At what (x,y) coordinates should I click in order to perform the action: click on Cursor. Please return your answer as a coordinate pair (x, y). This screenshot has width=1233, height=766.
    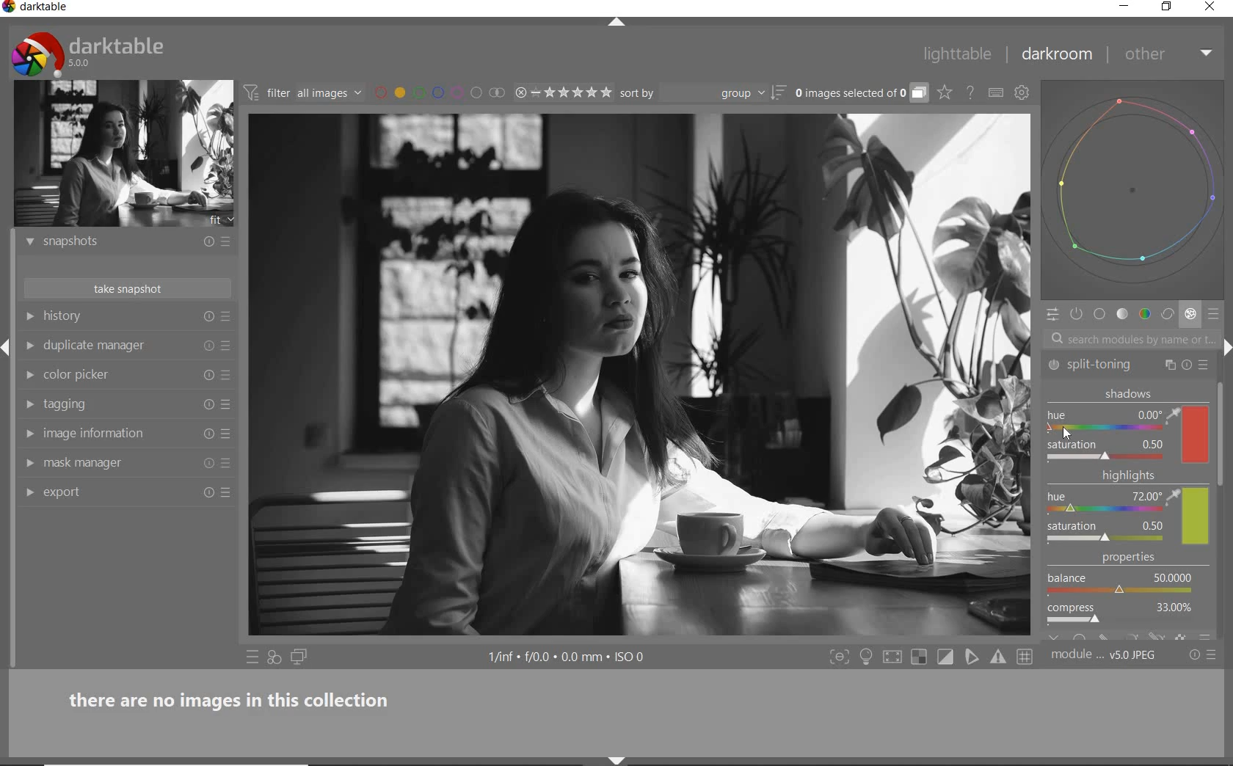
    Looking at the image, I should click on (1071, 431).